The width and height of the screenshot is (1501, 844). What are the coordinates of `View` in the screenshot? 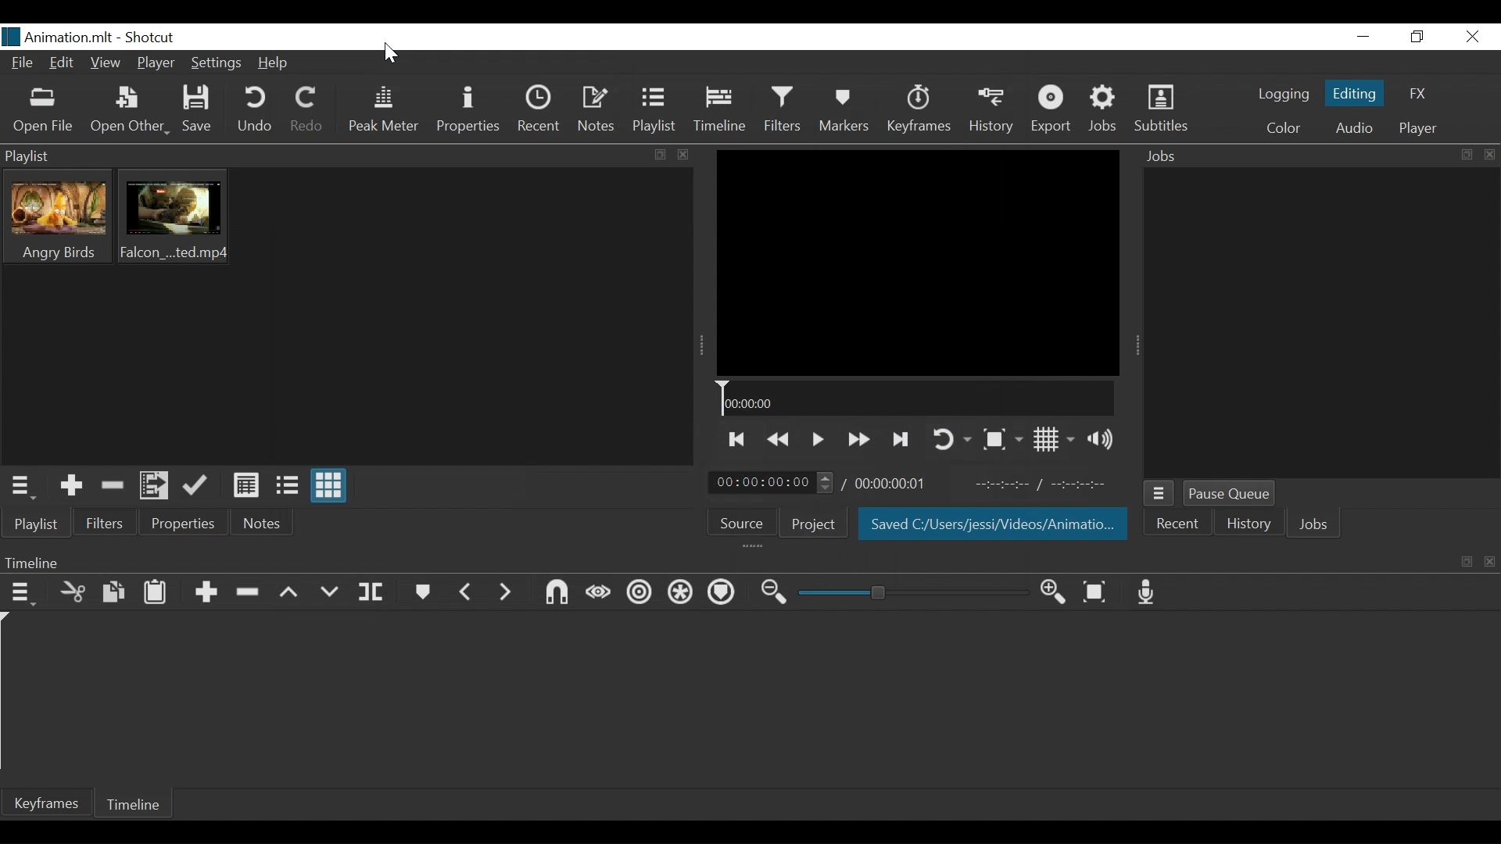 It's located at (106, 65).